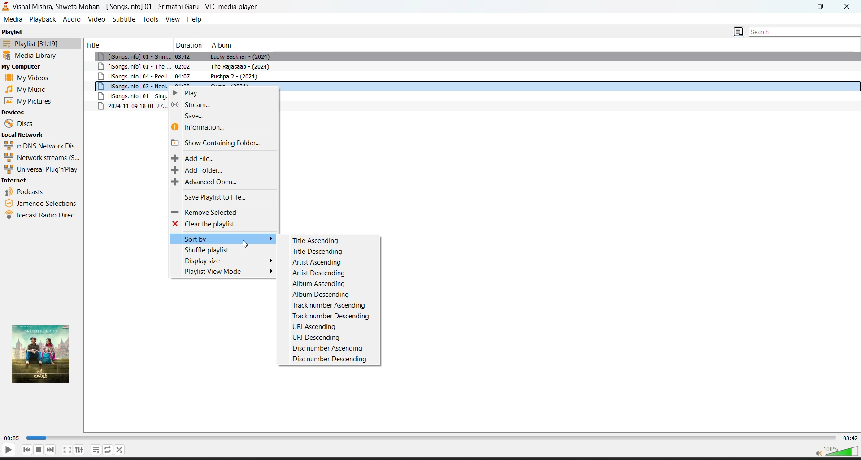  I want to click on title ascending, so click(328, 240).